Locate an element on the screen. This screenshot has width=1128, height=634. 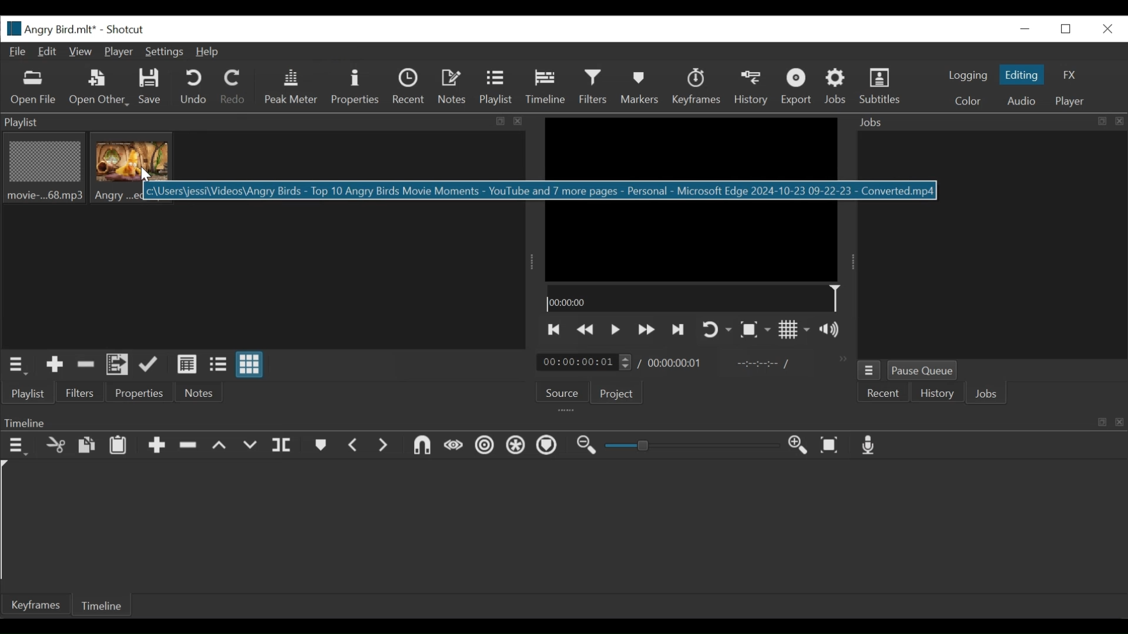
Toggle display grid on player is located at coordinates (795, 331).